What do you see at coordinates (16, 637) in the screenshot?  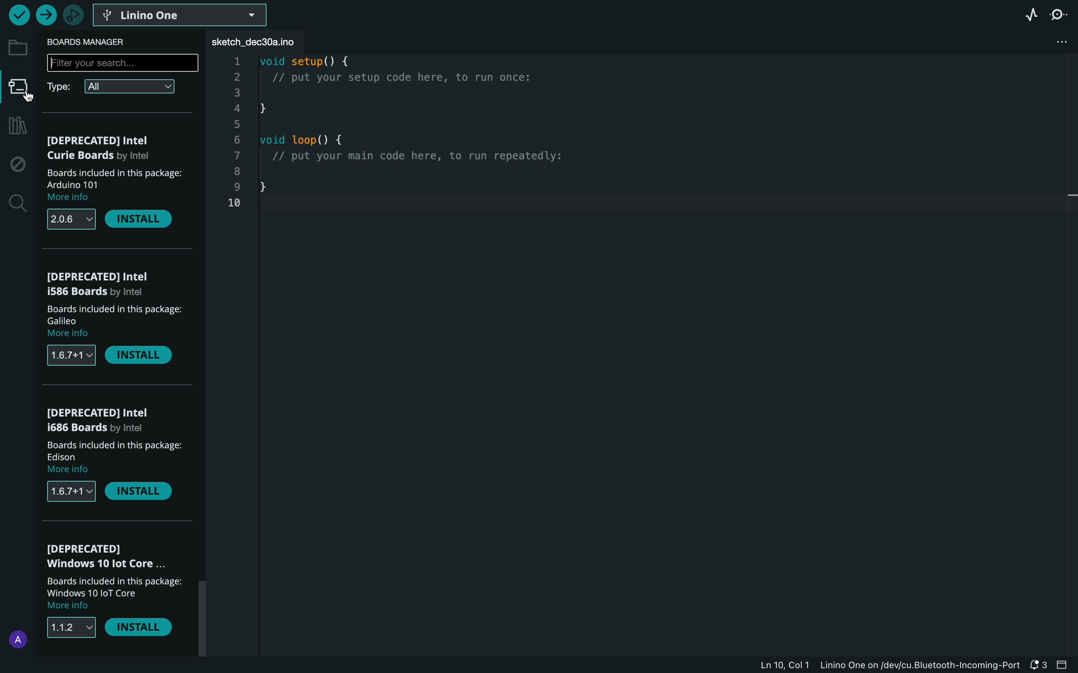 I see `profile` at bounding box center [16, 637].